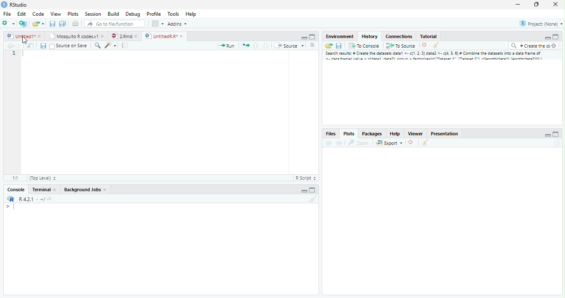 Image resolution: width=565 pixels, height=298 pixels. What do you see at coordinates (52, 24) in the screenshot?
I see `Save` at bounding box center [52, 24].